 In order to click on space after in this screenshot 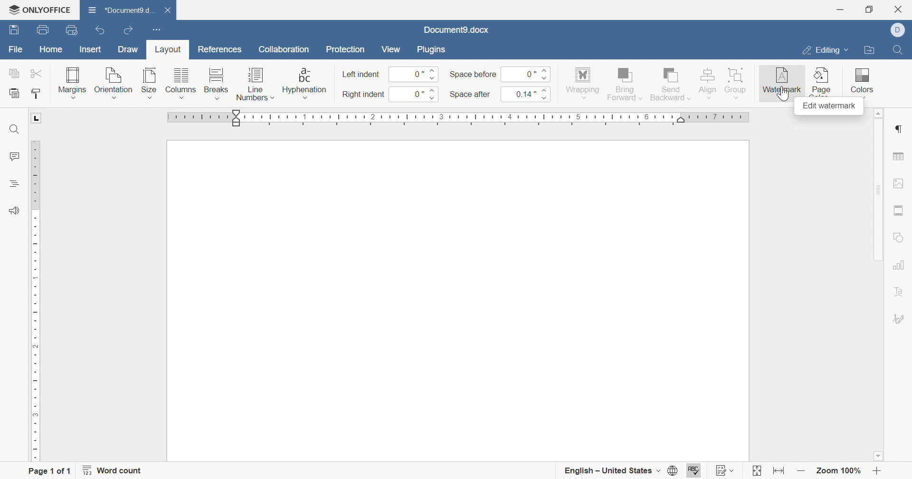, I will do `click(471, 96)`.